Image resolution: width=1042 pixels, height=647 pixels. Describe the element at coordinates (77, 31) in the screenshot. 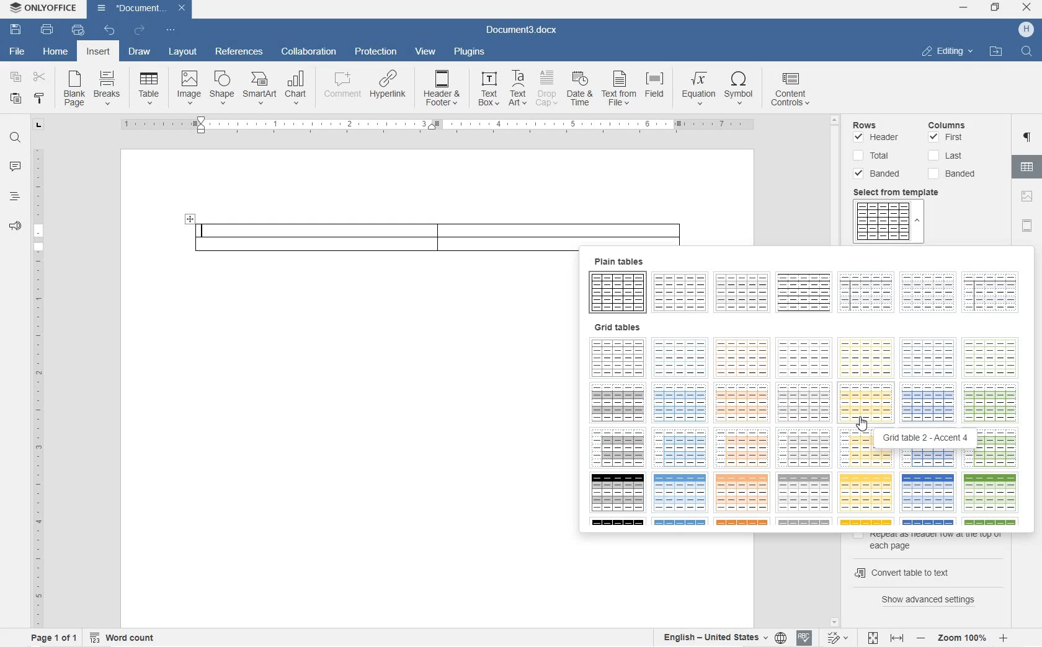

I see `QUICK PRINT` at that location.